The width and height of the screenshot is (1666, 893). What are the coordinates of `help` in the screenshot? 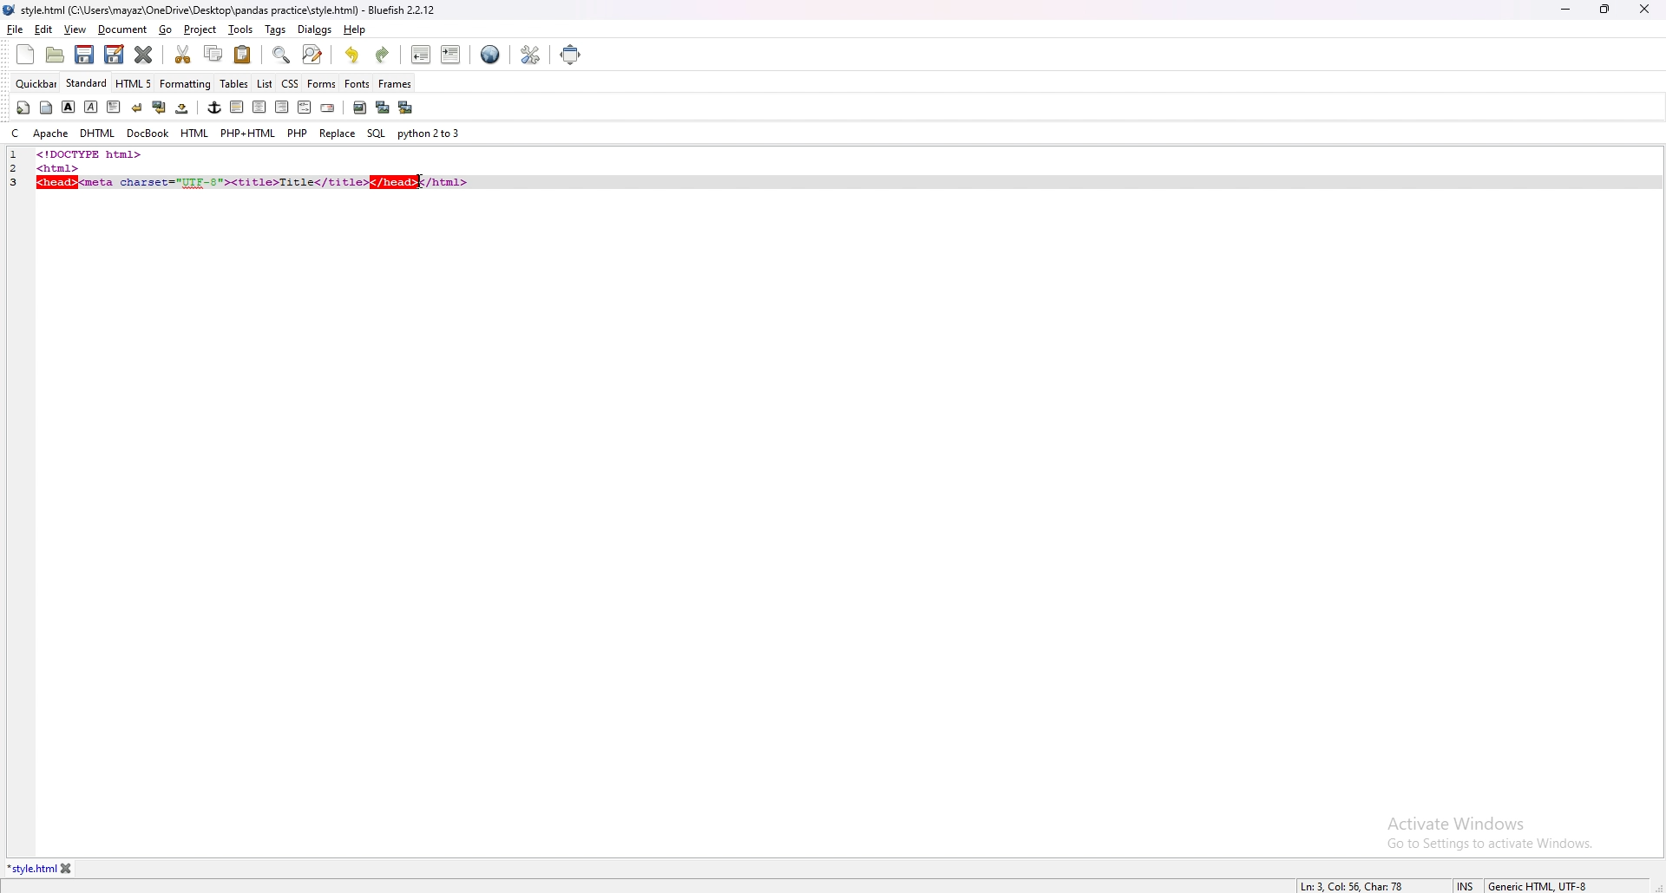 It's located at (353, 29).